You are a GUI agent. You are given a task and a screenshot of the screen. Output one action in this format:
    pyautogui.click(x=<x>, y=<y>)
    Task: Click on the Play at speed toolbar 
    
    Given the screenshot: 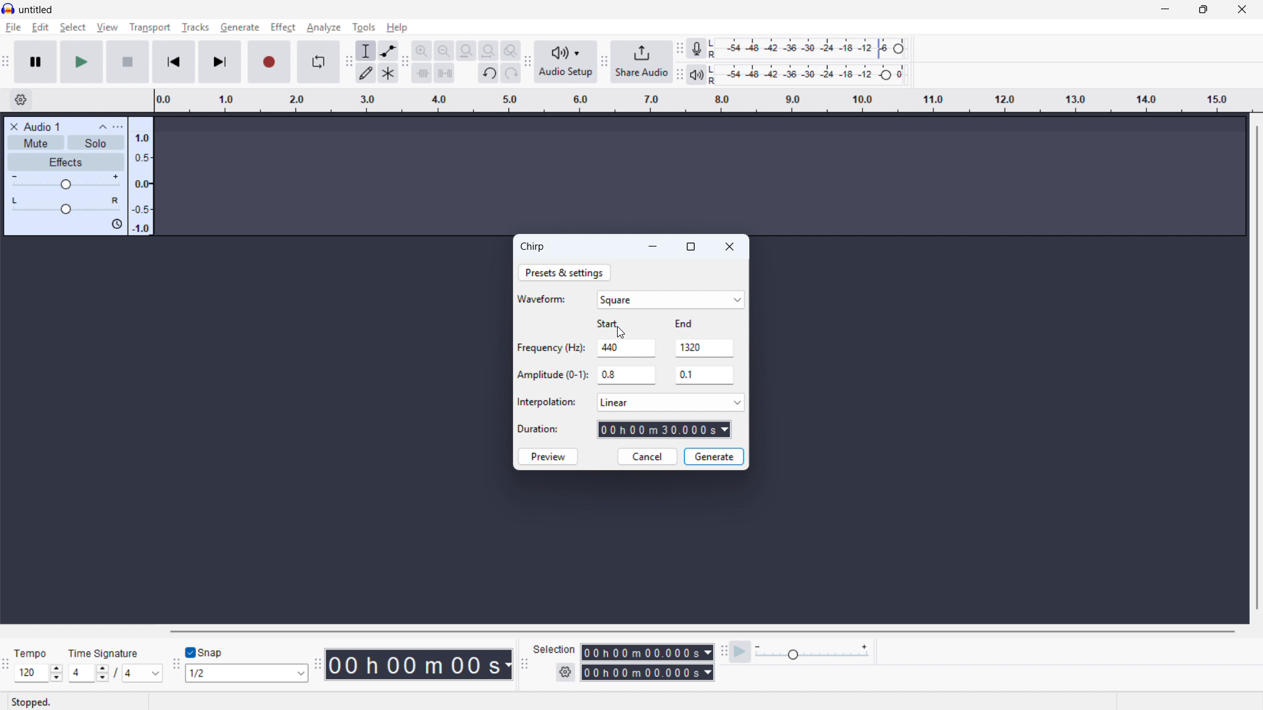 What is the action you would take?
    pyautogui.click(x=724, y=650)
    